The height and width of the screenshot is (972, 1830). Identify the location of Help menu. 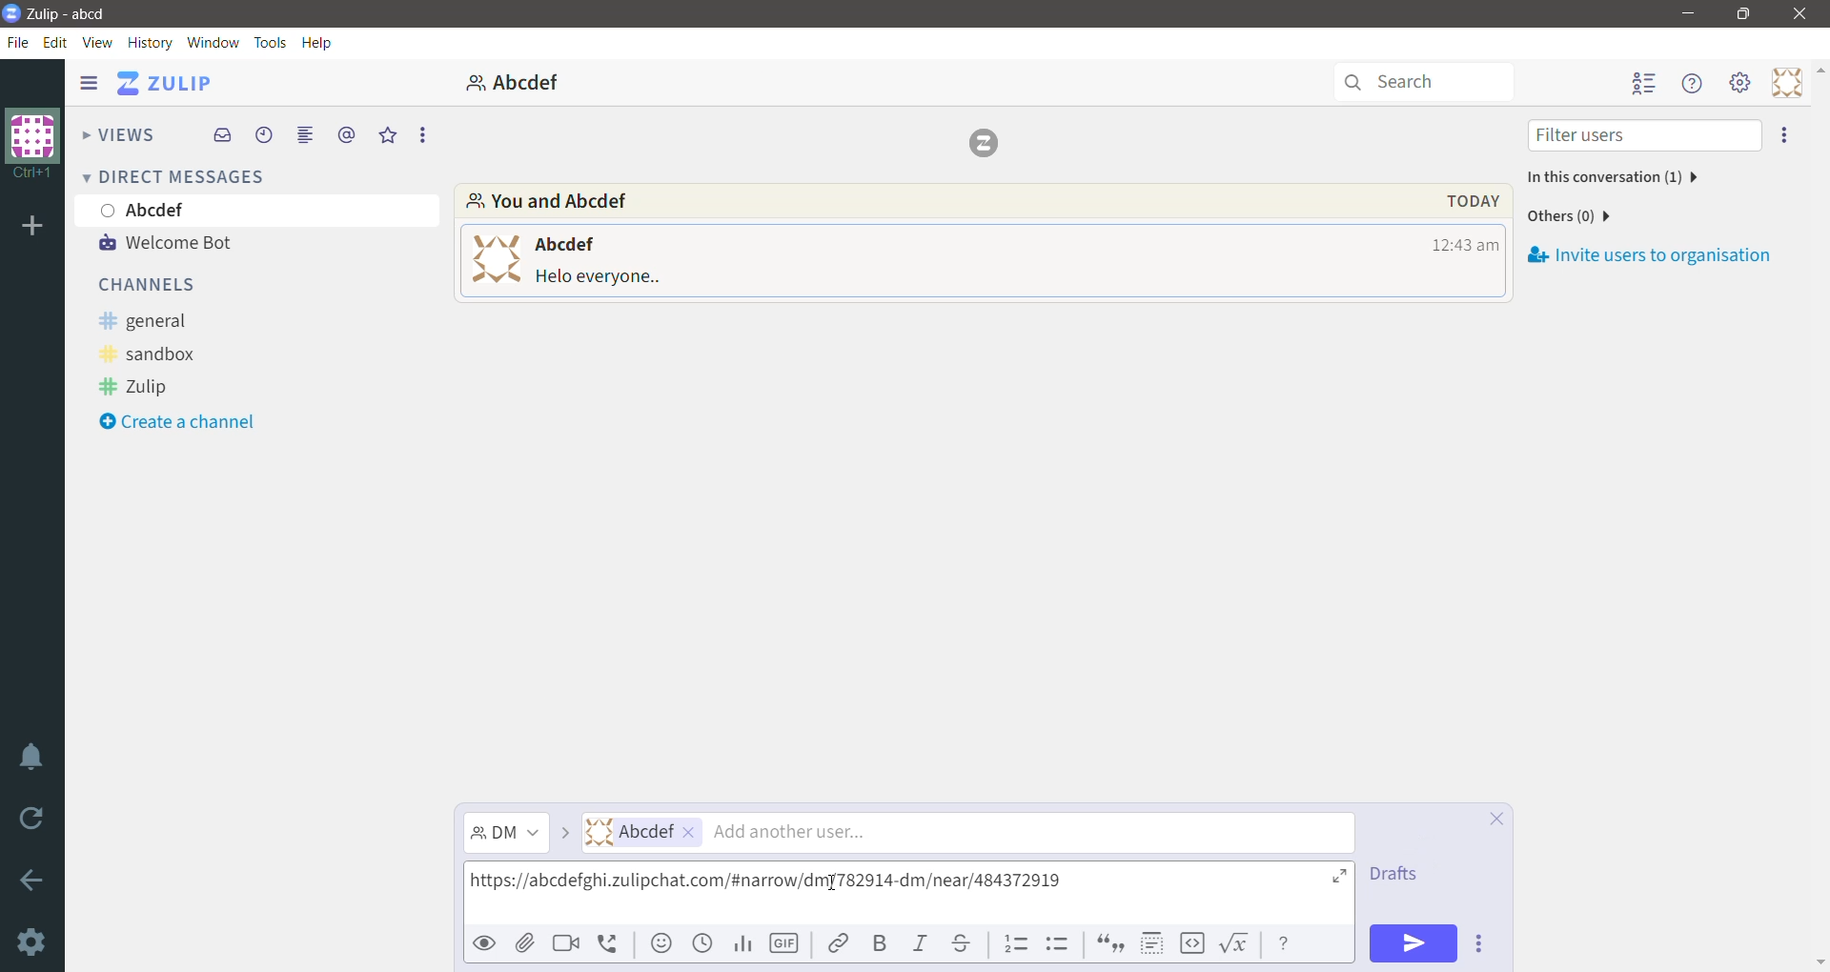
(1695, 83).